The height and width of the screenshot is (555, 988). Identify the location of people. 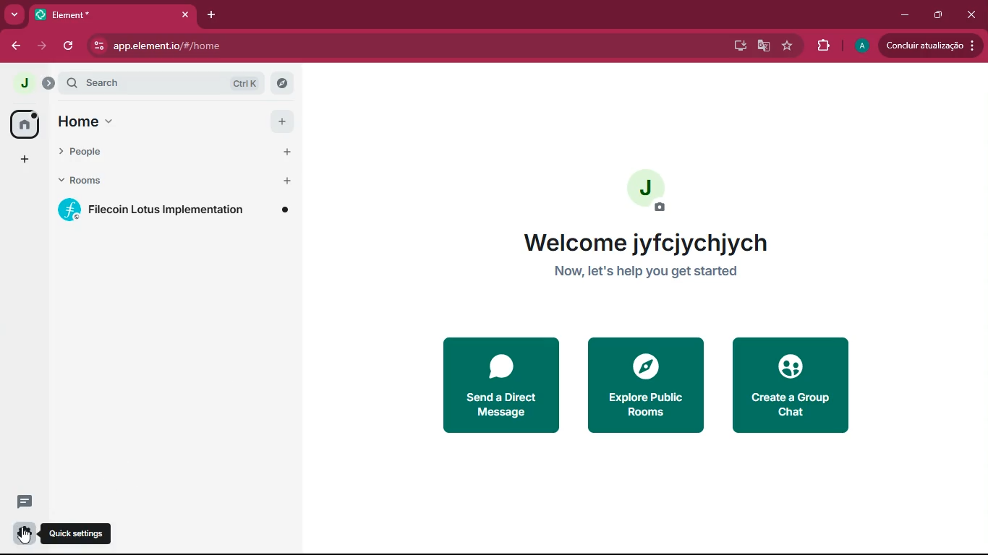
(137, 152).